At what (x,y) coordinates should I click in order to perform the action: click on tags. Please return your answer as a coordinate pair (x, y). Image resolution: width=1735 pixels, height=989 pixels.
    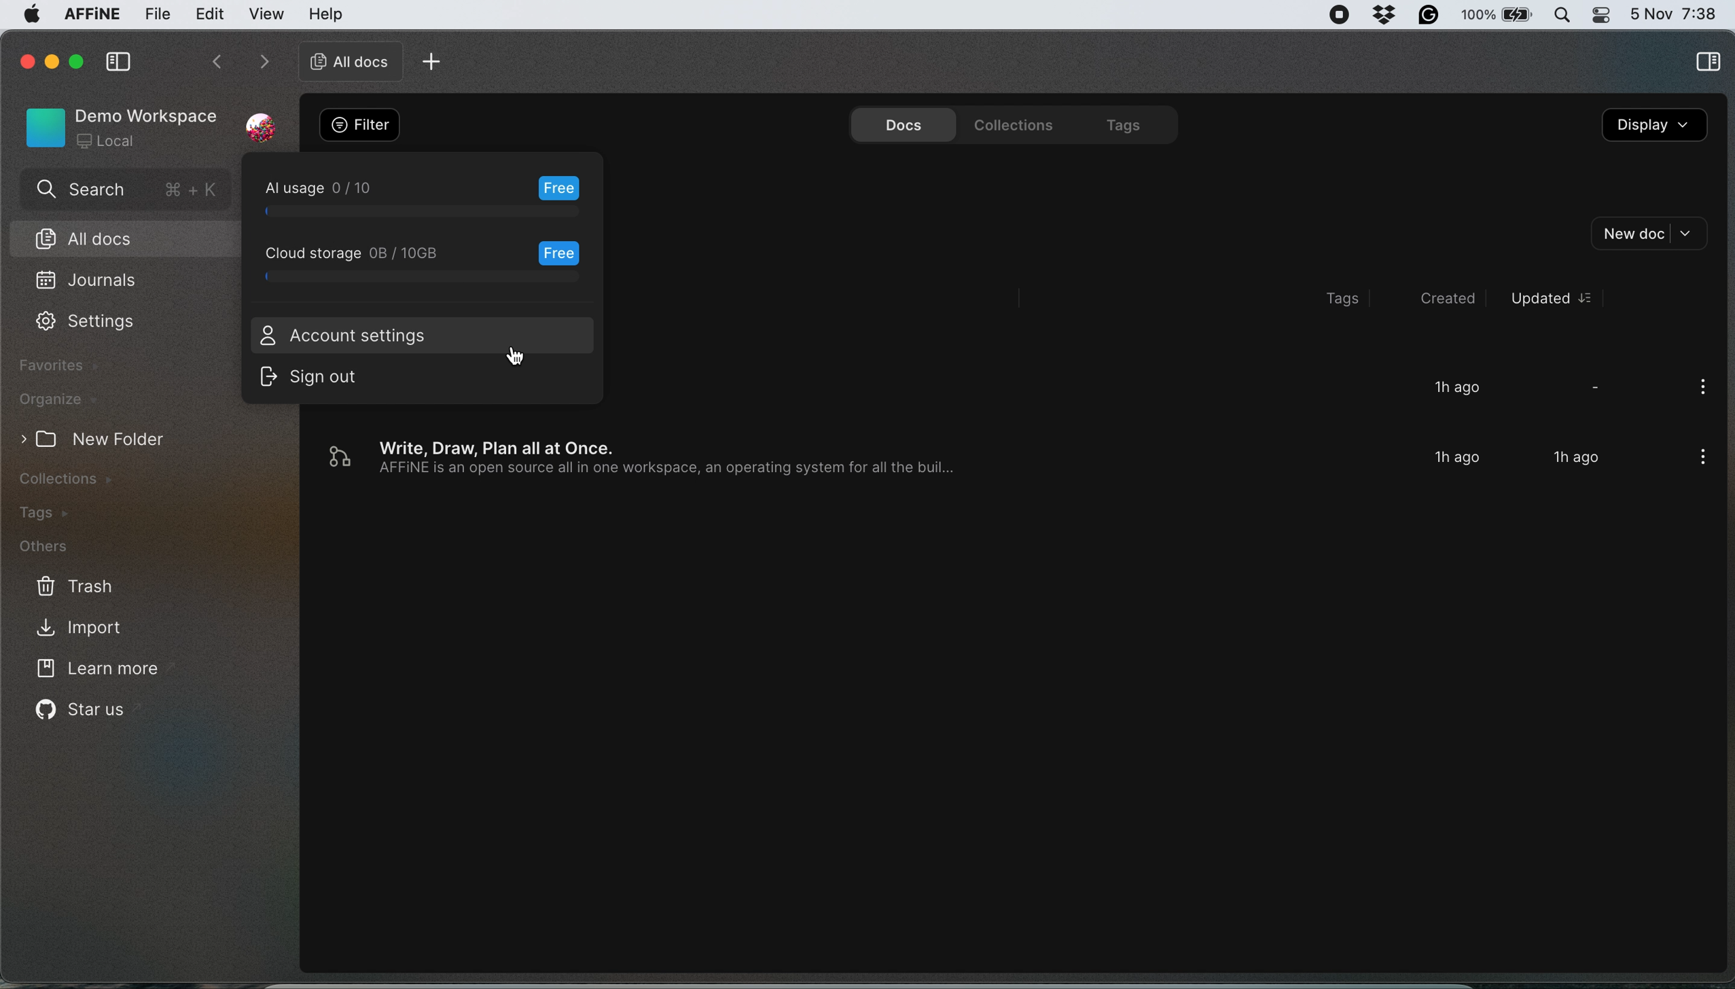
    Looking at the image, I should click on (54, 513).